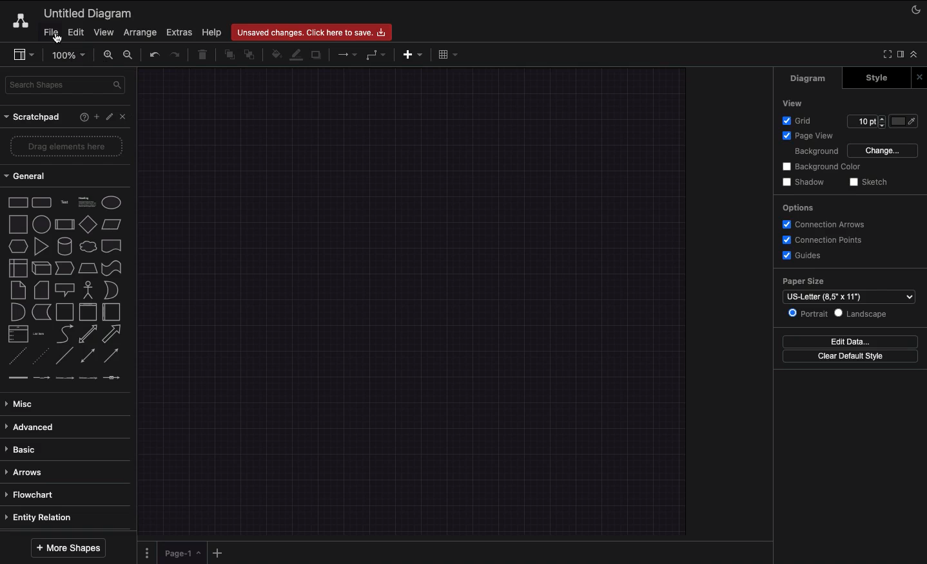  What do you see at coordinates (869, 183) in the screenshot?
I see `Sketch ` at bounding box center [869, 183].